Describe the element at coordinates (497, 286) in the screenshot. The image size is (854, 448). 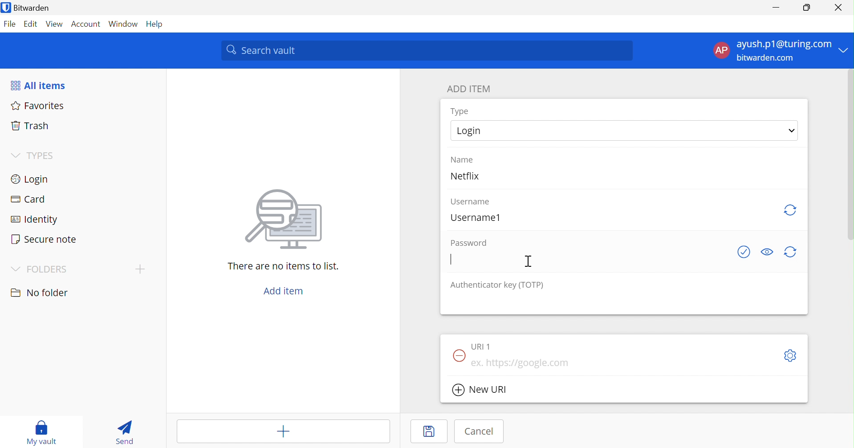
I see `Authentication key (TOTP)` at that location.